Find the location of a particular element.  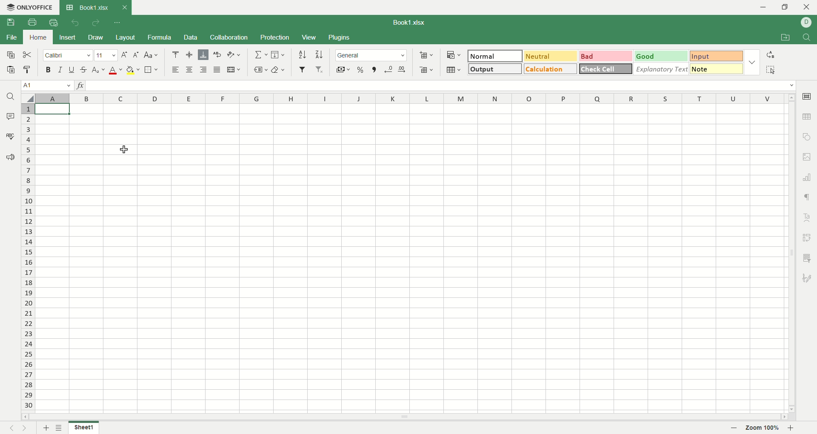

output is located at coordinates (494, 69).